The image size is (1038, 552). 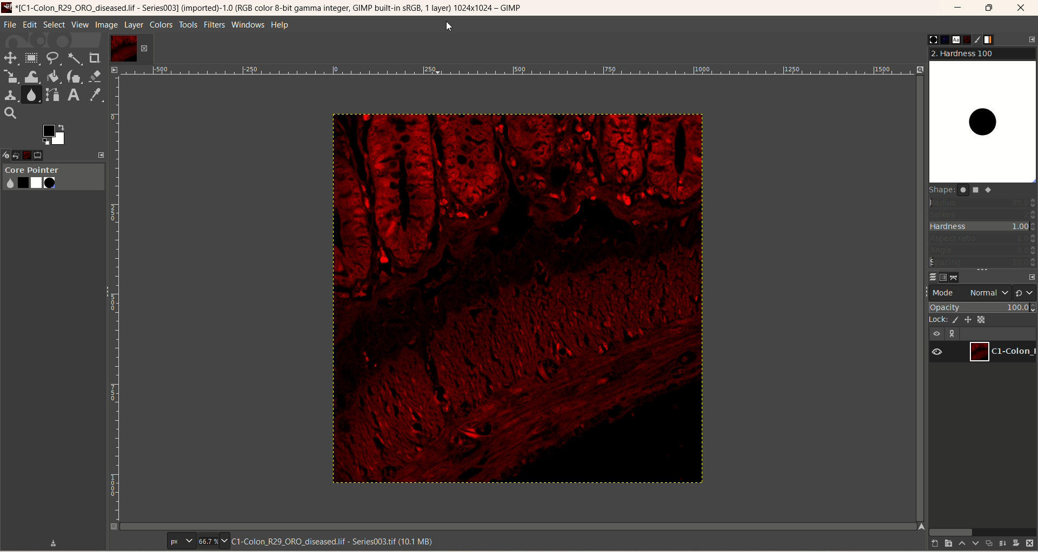 What do you see at coordinates (957, 318) in the screenshot?
I see `lock pixel` at bounding box center [957, 318].